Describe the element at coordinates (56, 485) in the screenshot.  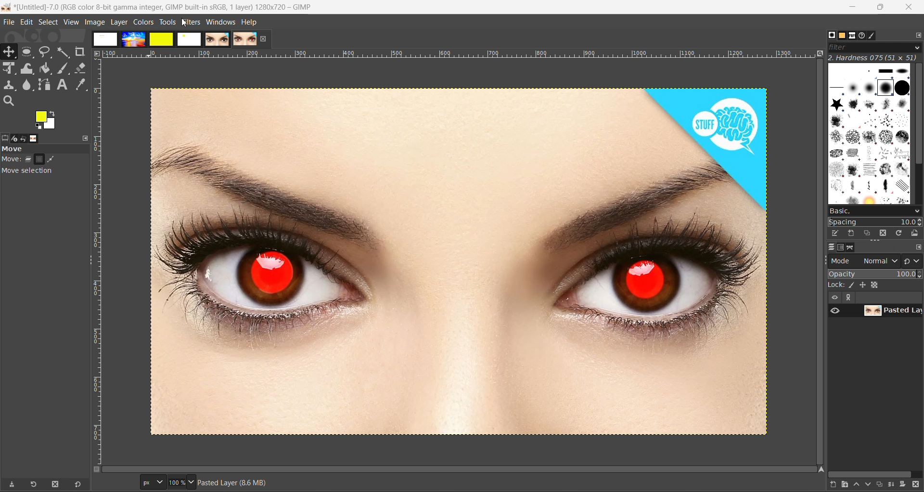
I see `delete tool preset` at that location.